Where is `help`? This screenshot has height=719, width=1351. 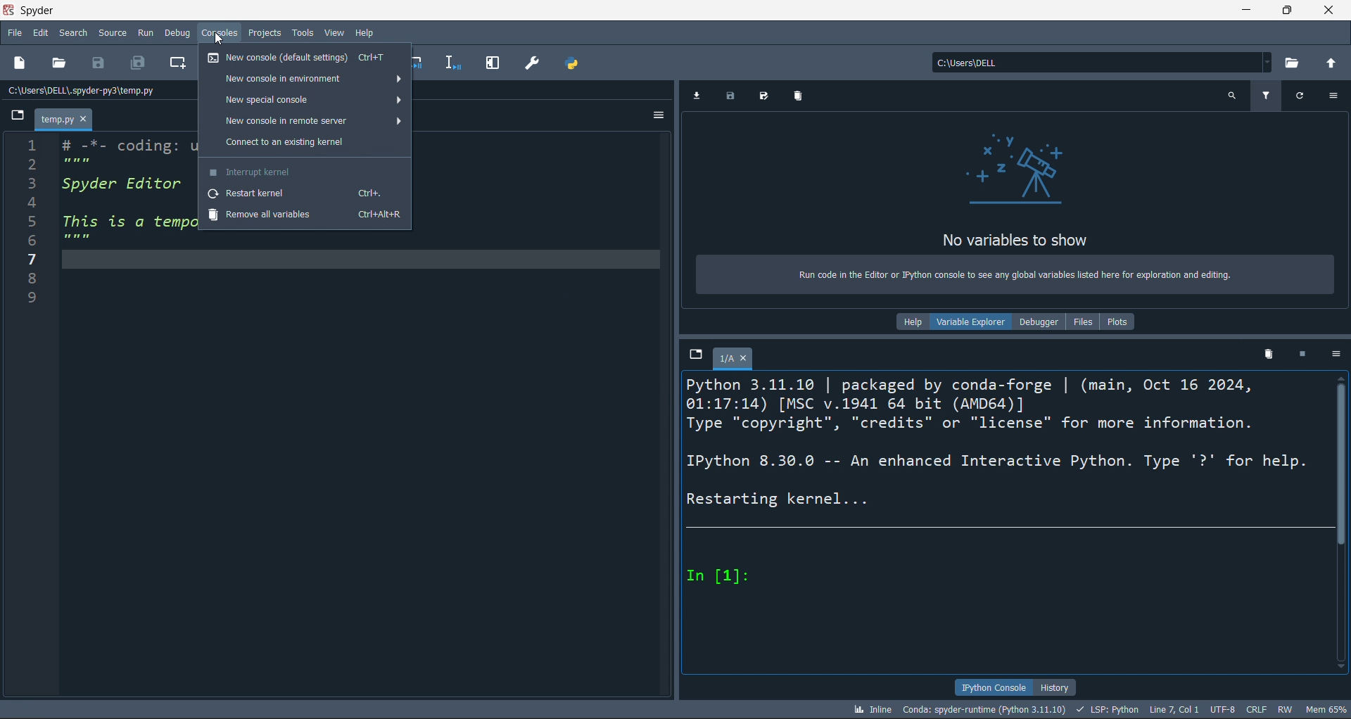
help is located at coordinates (912, 324).